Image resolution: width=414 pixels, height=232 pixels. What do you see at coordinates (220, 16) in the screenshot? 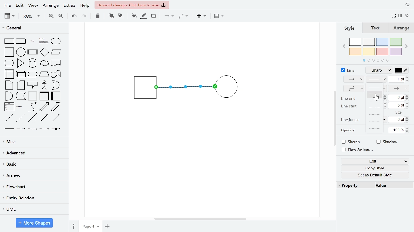
I see `table` at bounding box center [220, 16].